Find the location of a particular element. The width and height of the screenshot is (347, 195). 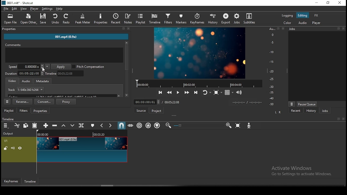

create/edit marker is located at coordinates (92, 126).